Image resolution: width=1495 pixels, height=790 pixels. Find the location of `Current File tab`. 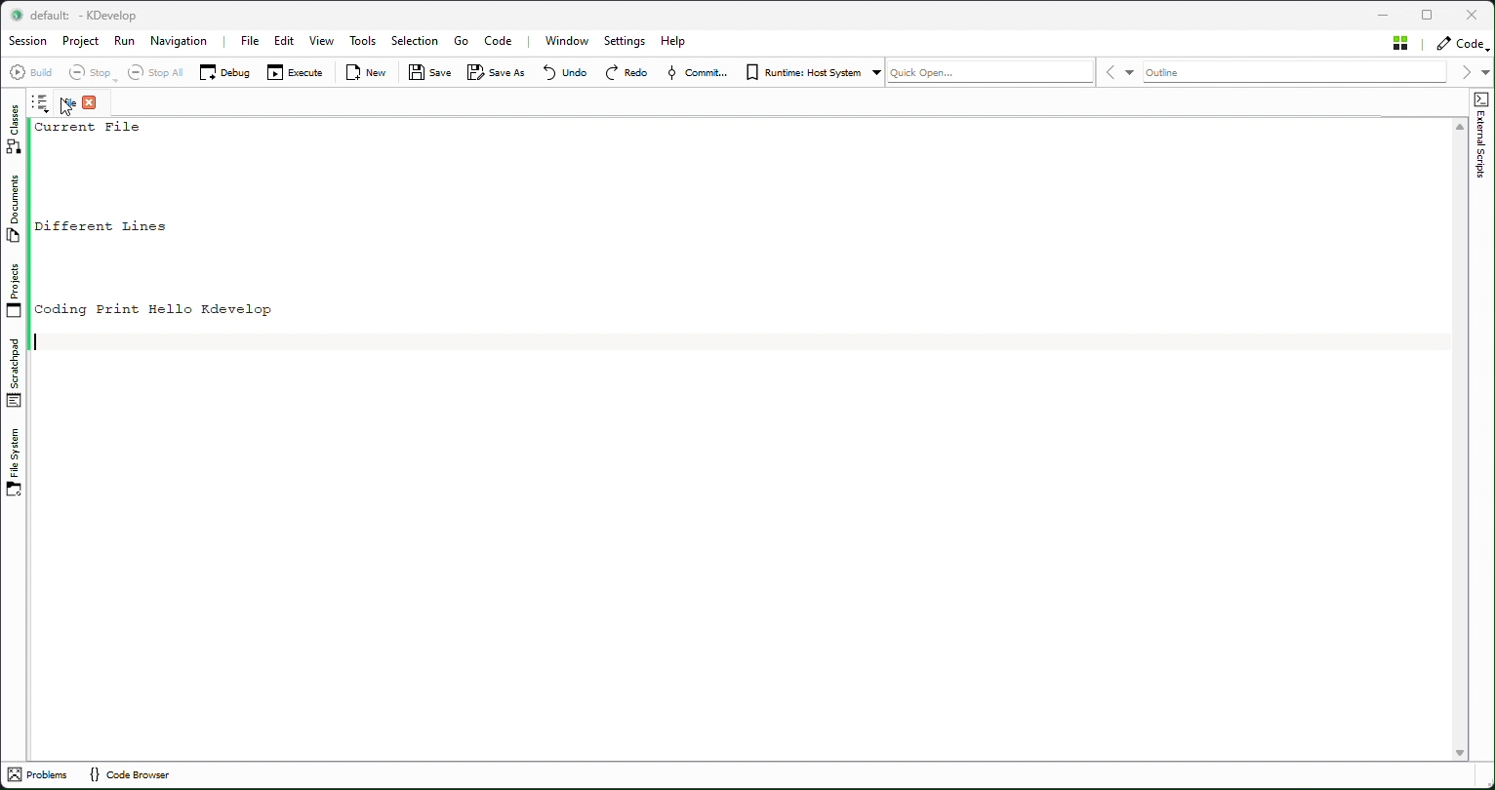

Current File tab is located at coordinates (78, 103).